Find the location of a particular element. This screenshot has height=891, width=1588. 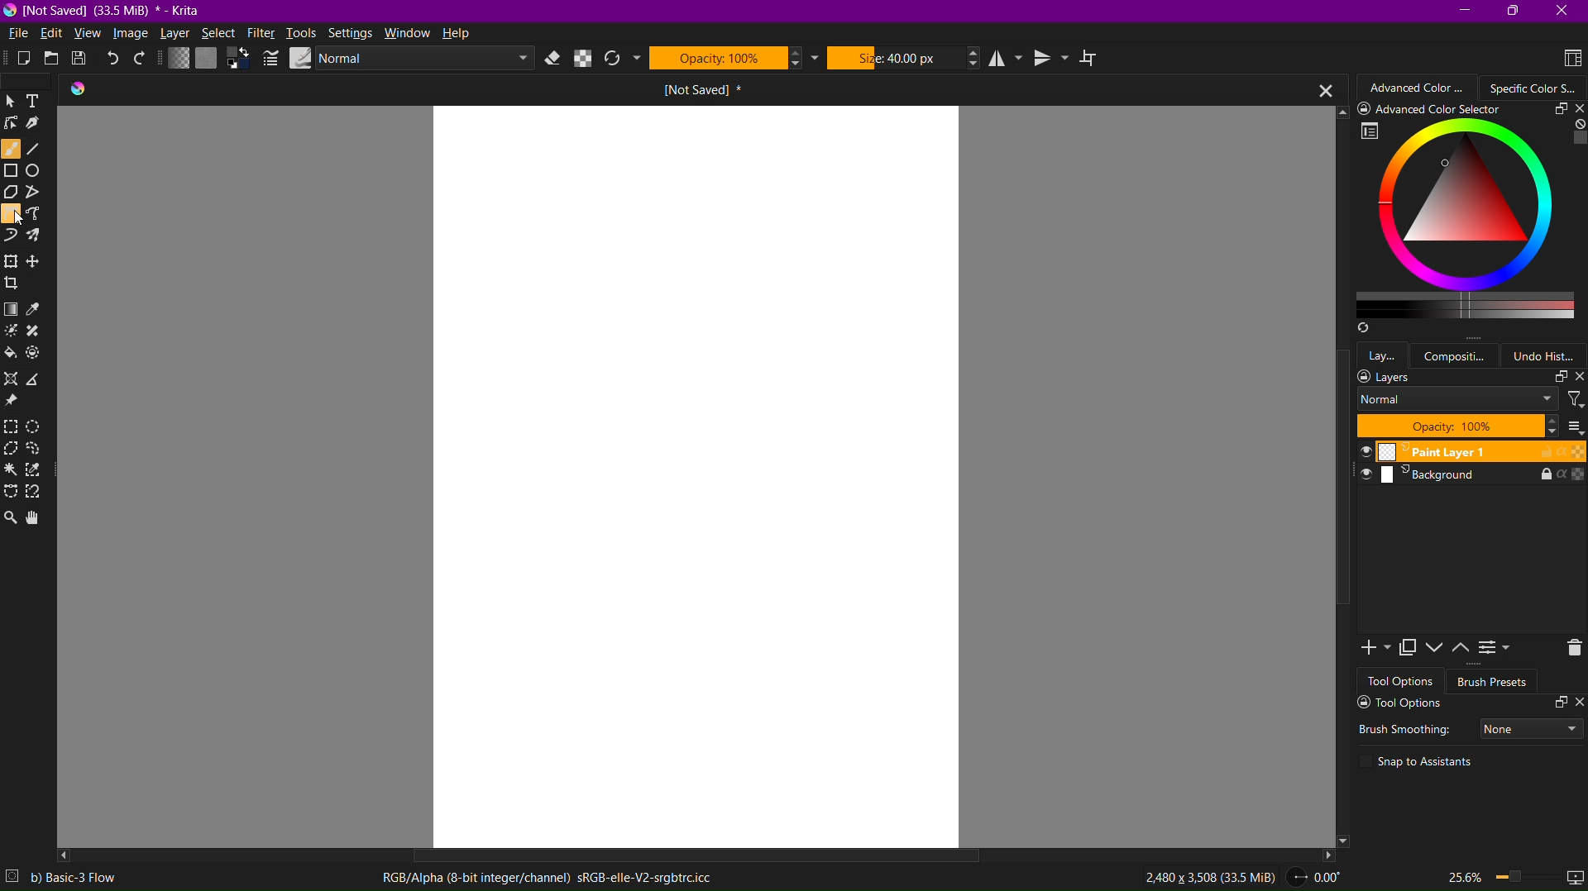

Rectangular Selection Tool is located at coordinates (14, 427).